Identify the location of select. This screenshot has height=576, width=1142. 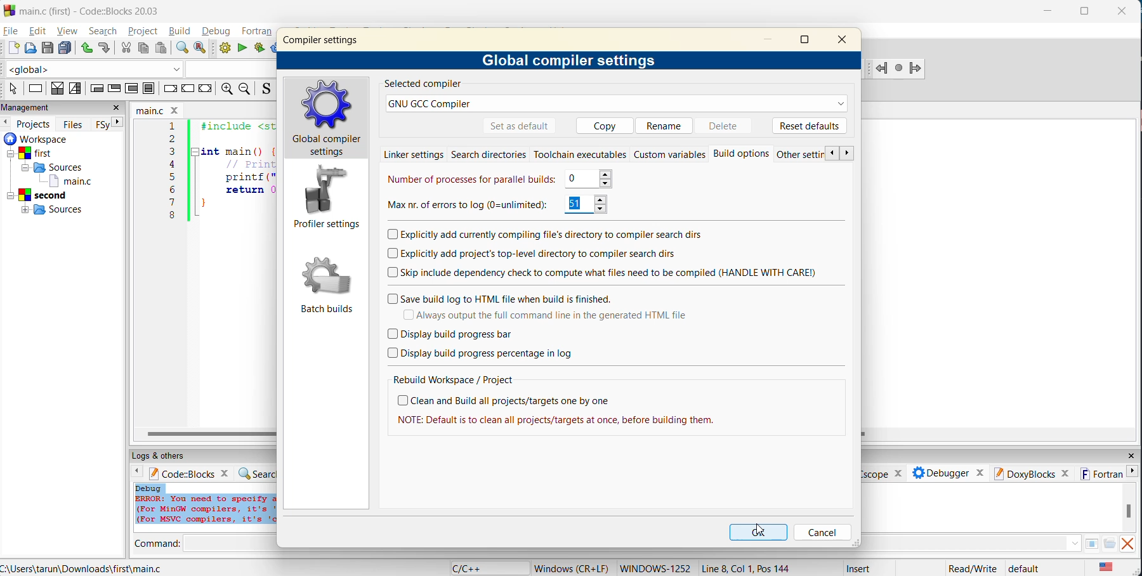
(13, 89).